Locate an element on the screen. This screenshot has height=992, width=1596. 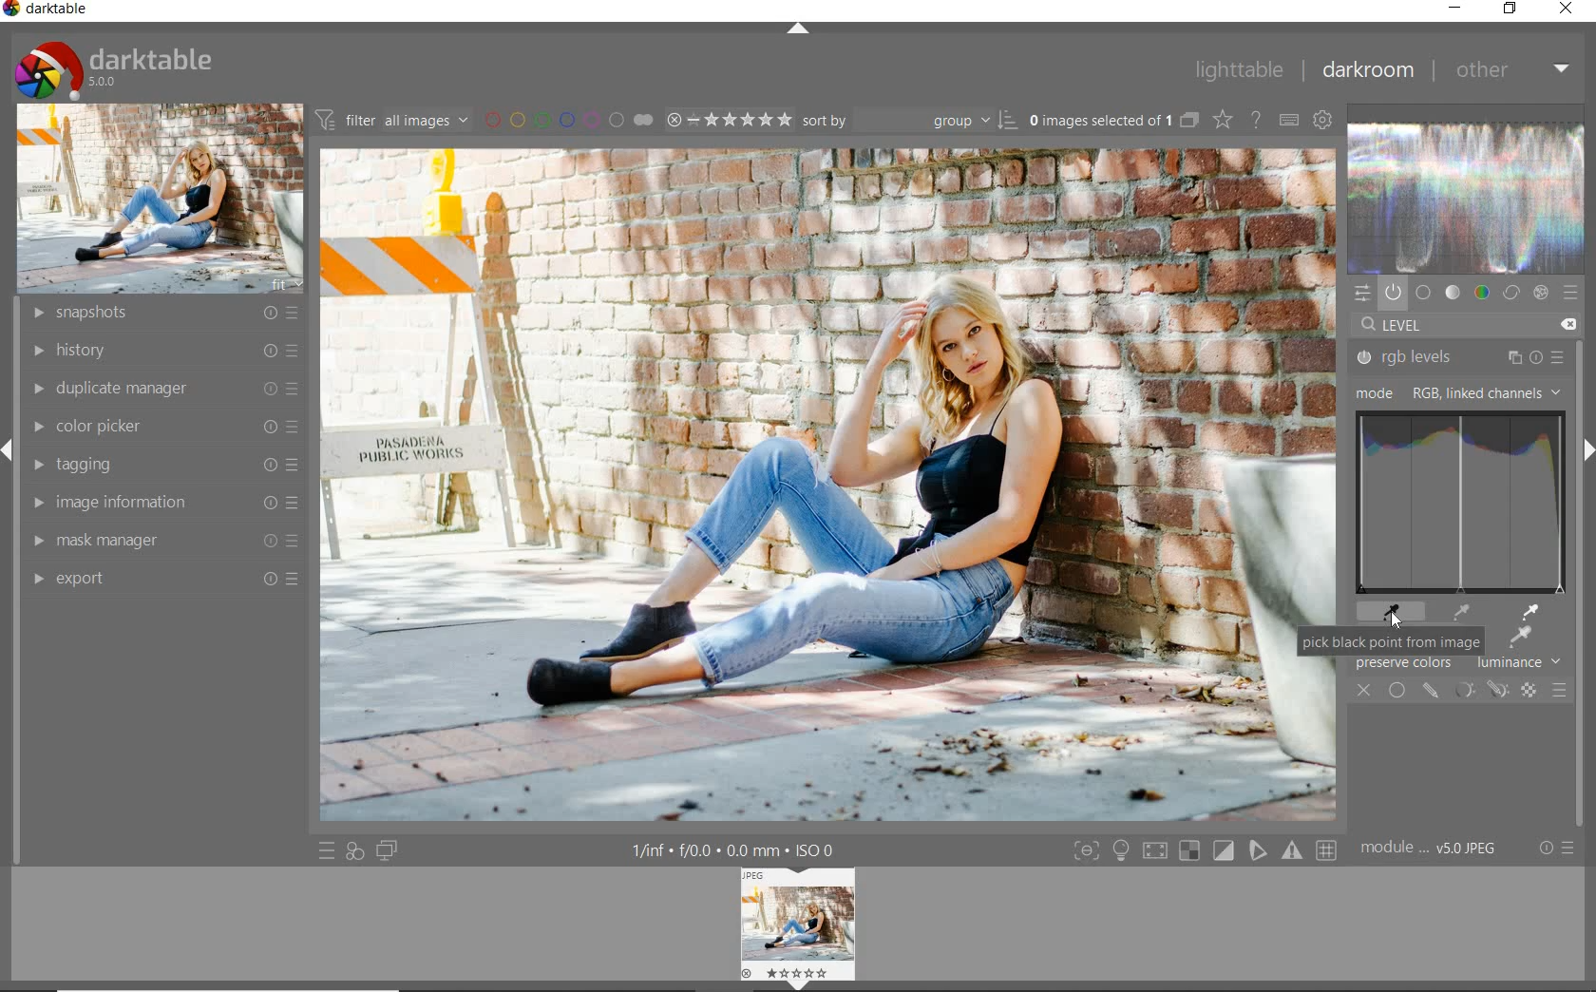
picker tools is located at coordinates (1496, 611).